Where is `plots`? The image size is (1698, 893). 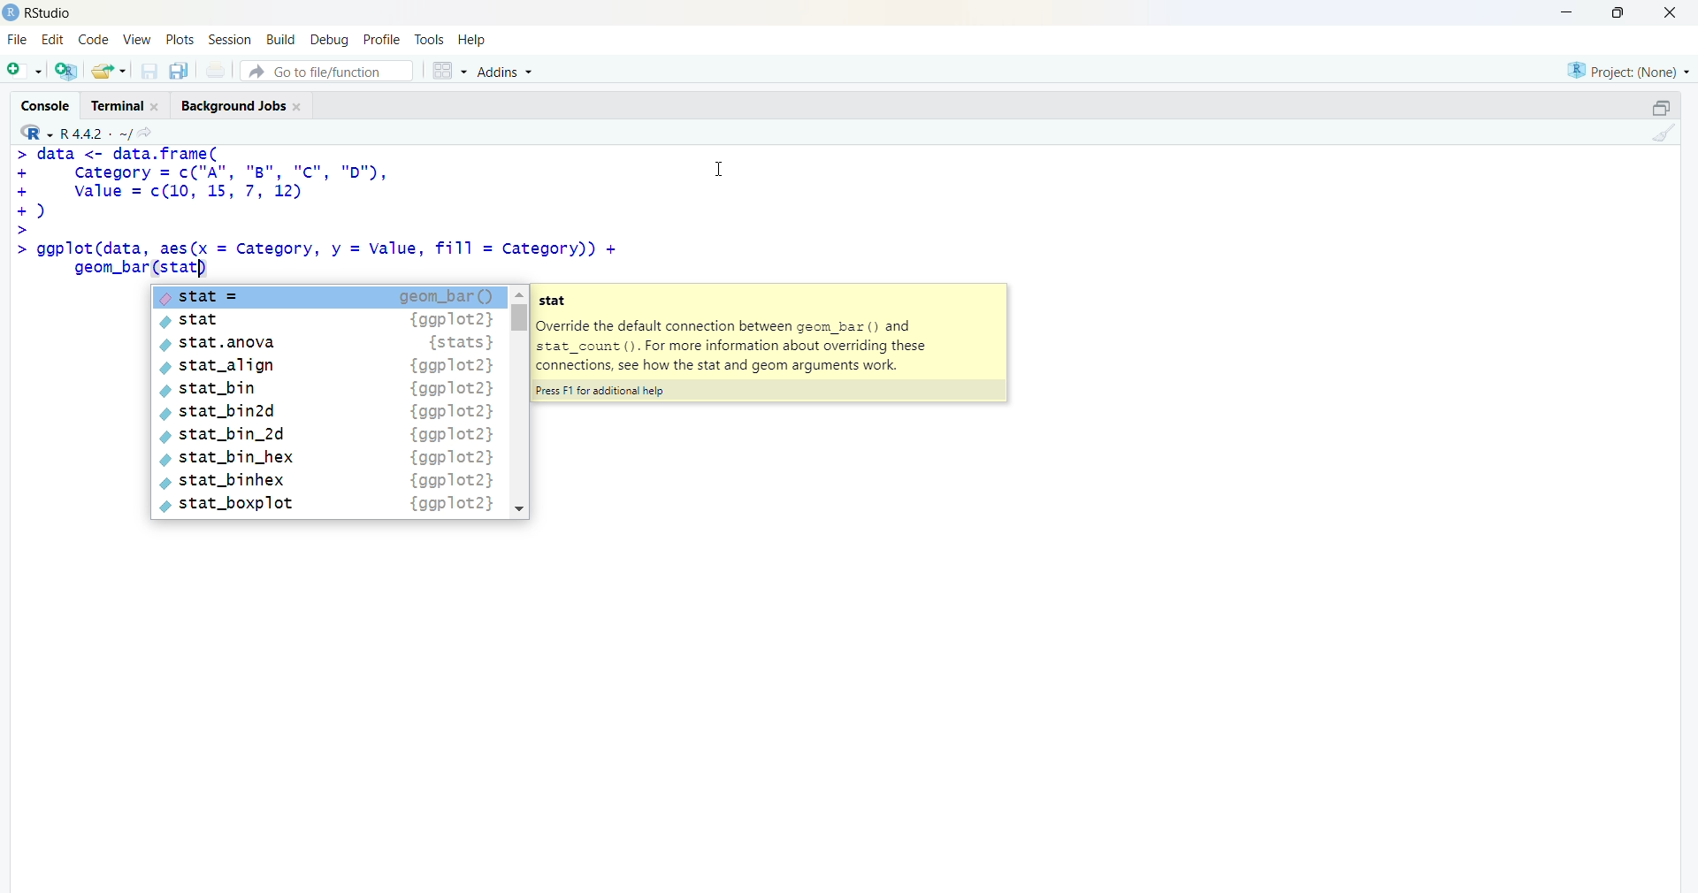 plots is located at coordinates (182, 40).